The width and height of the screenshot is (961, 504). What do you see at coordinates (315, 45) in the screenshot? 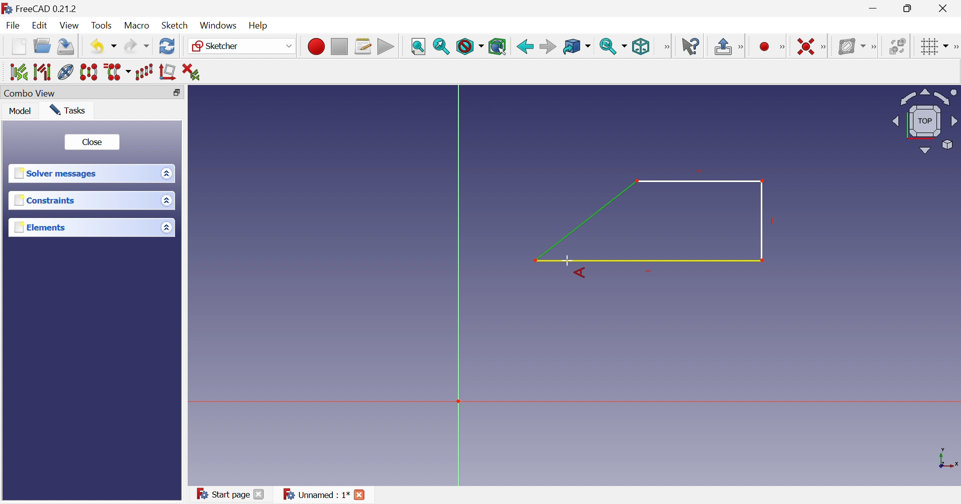
I see `Macro recording ...` at bounding box center [315, 45].